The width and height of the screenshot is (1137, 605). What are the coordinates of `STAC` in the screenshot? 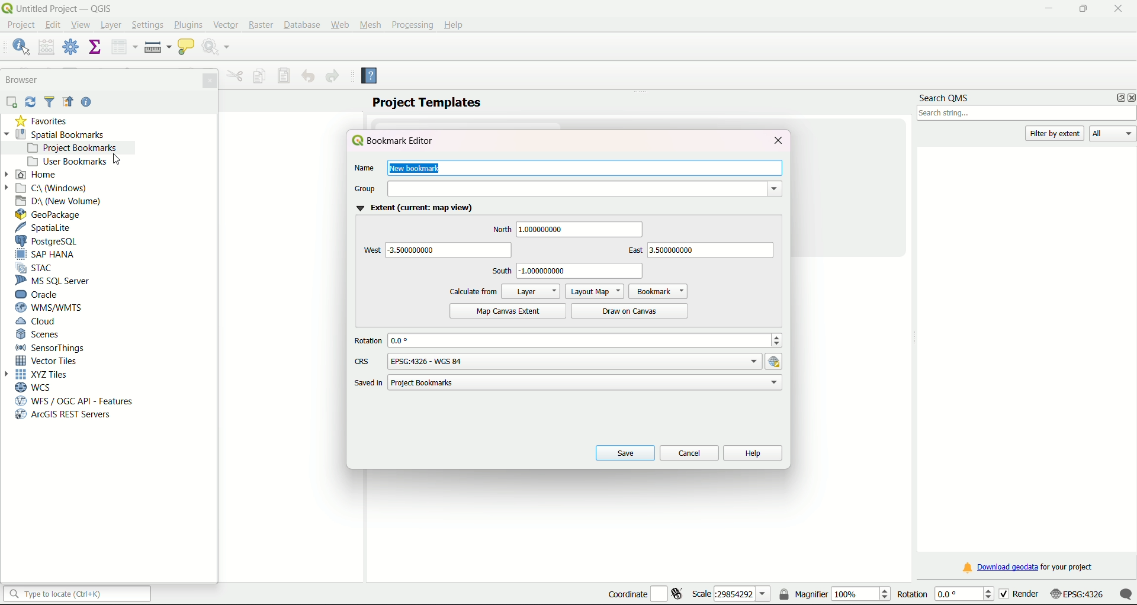 It's located at (37, 268).